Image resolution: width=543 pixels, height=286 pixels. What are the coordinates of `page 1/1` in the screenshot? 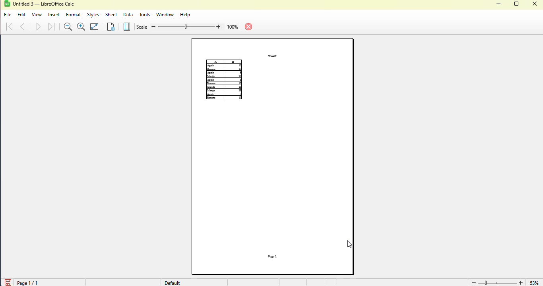 It's located at (41, 282).